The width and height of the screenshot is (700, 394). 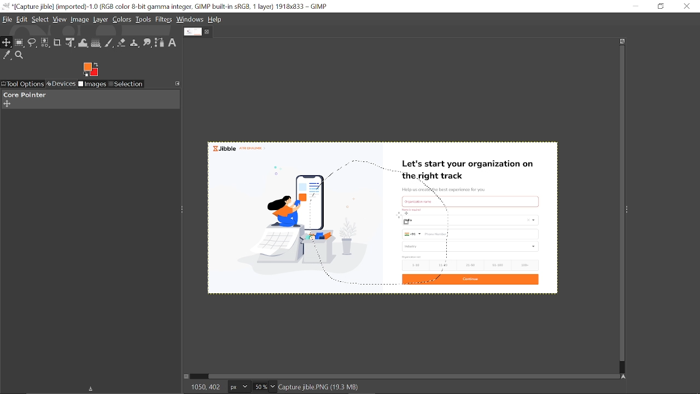 I want to click on 100+, so click(x=524, y=264).